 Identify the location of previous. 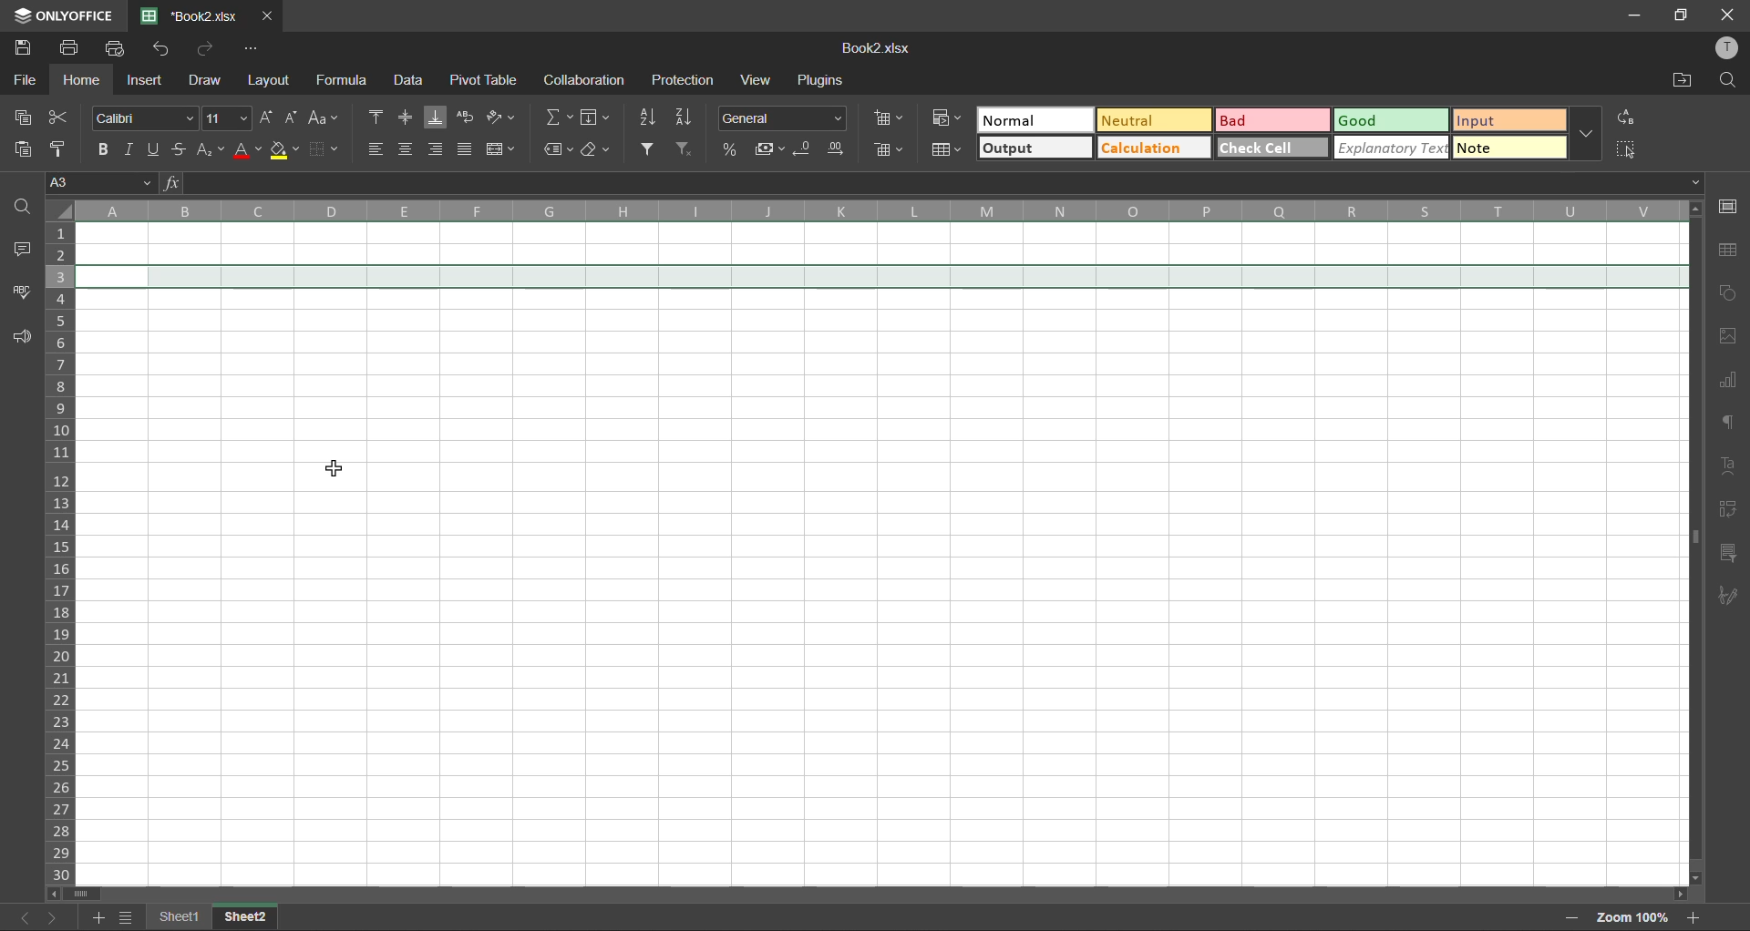
(21, 916).